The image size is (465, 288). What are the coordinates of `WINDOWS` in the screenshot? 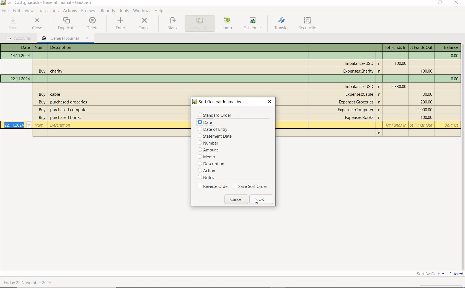 It's located at (142, 11).